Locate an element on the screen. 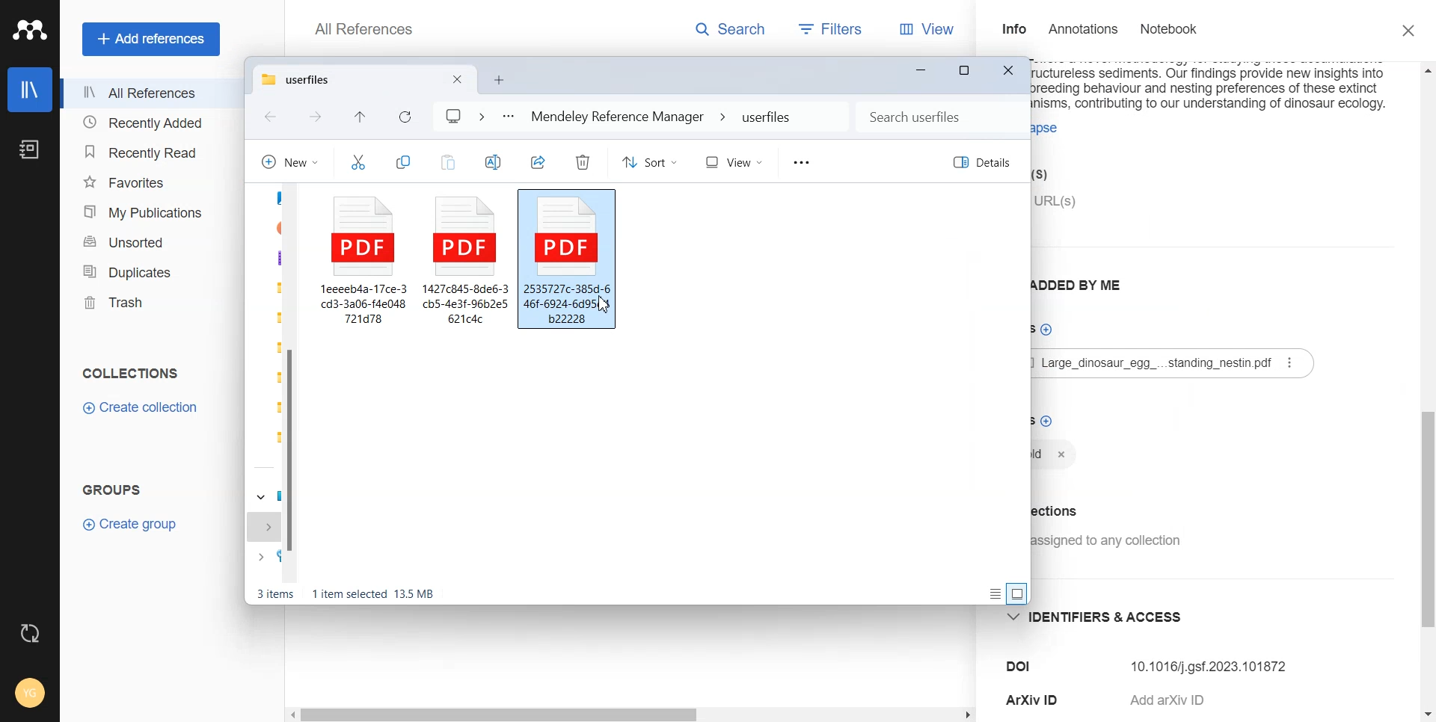 Image resolution: width=1436 pixels, height=722 pixels. Notebook is located at coordinates (29, 150).